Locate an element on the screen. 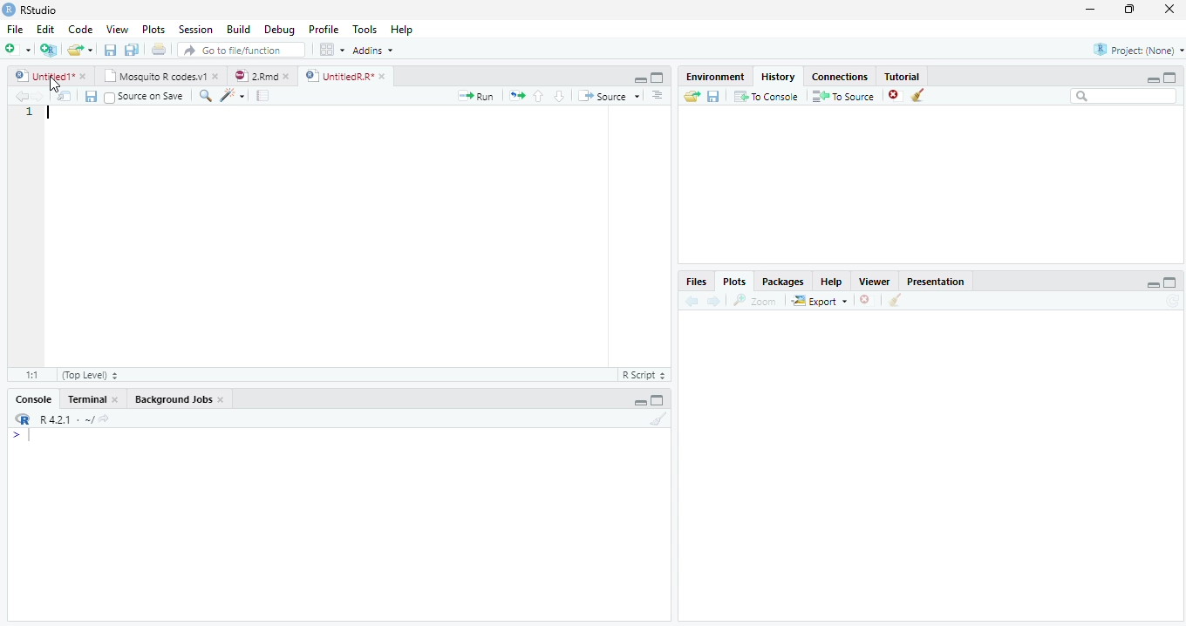 The image size is (1186, 626). Maximize is located at coordinates (1171, 77).